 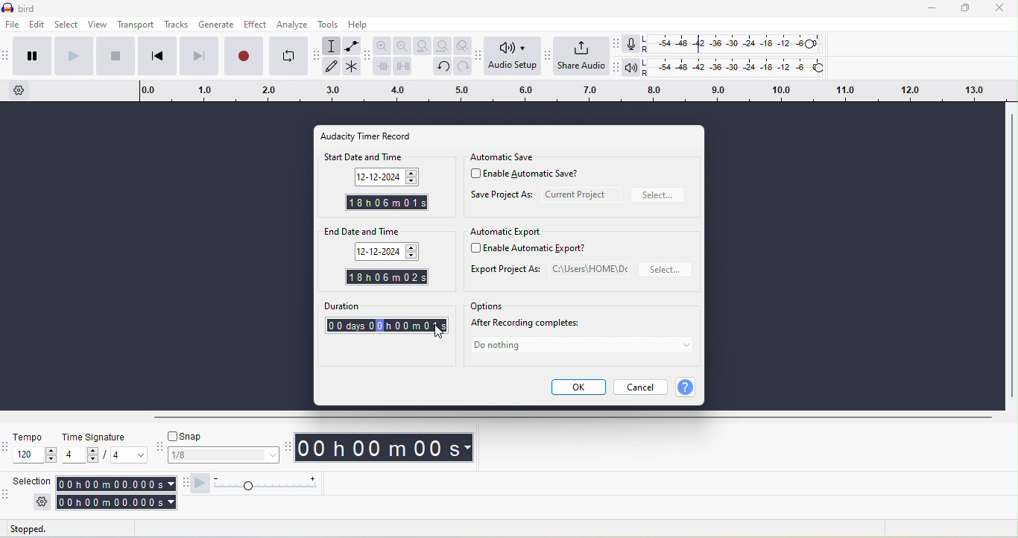 I want to click on audacity share audio toolbar, so click(x=548, y=54).